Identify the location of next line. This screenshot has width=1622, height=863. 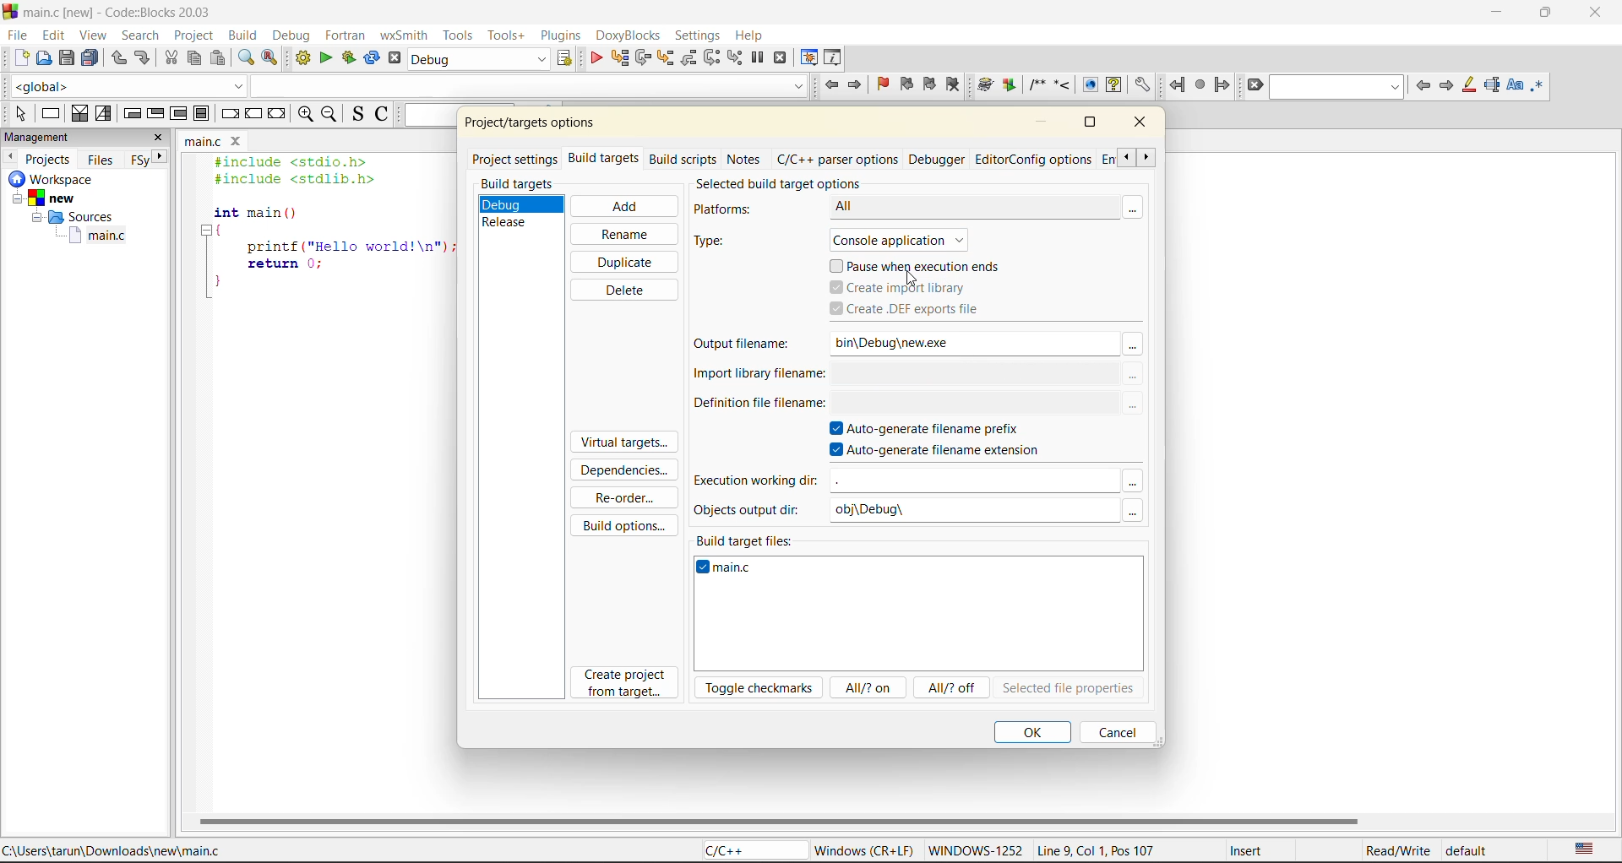
(645, 60).